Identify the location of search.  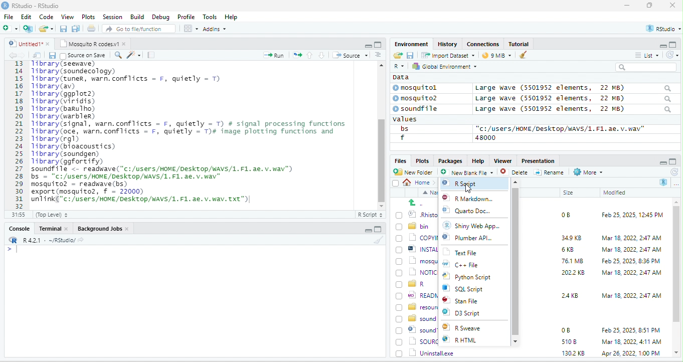
(118, 54).